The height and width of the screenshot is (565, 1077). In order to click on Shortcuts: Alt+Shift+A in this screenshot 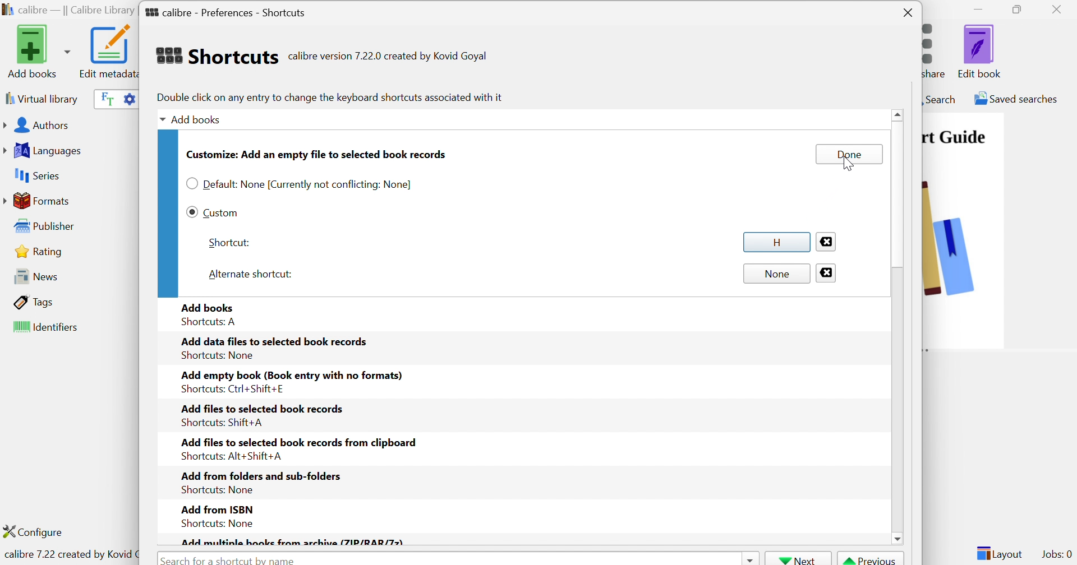, I will do `click(231, 456)`.